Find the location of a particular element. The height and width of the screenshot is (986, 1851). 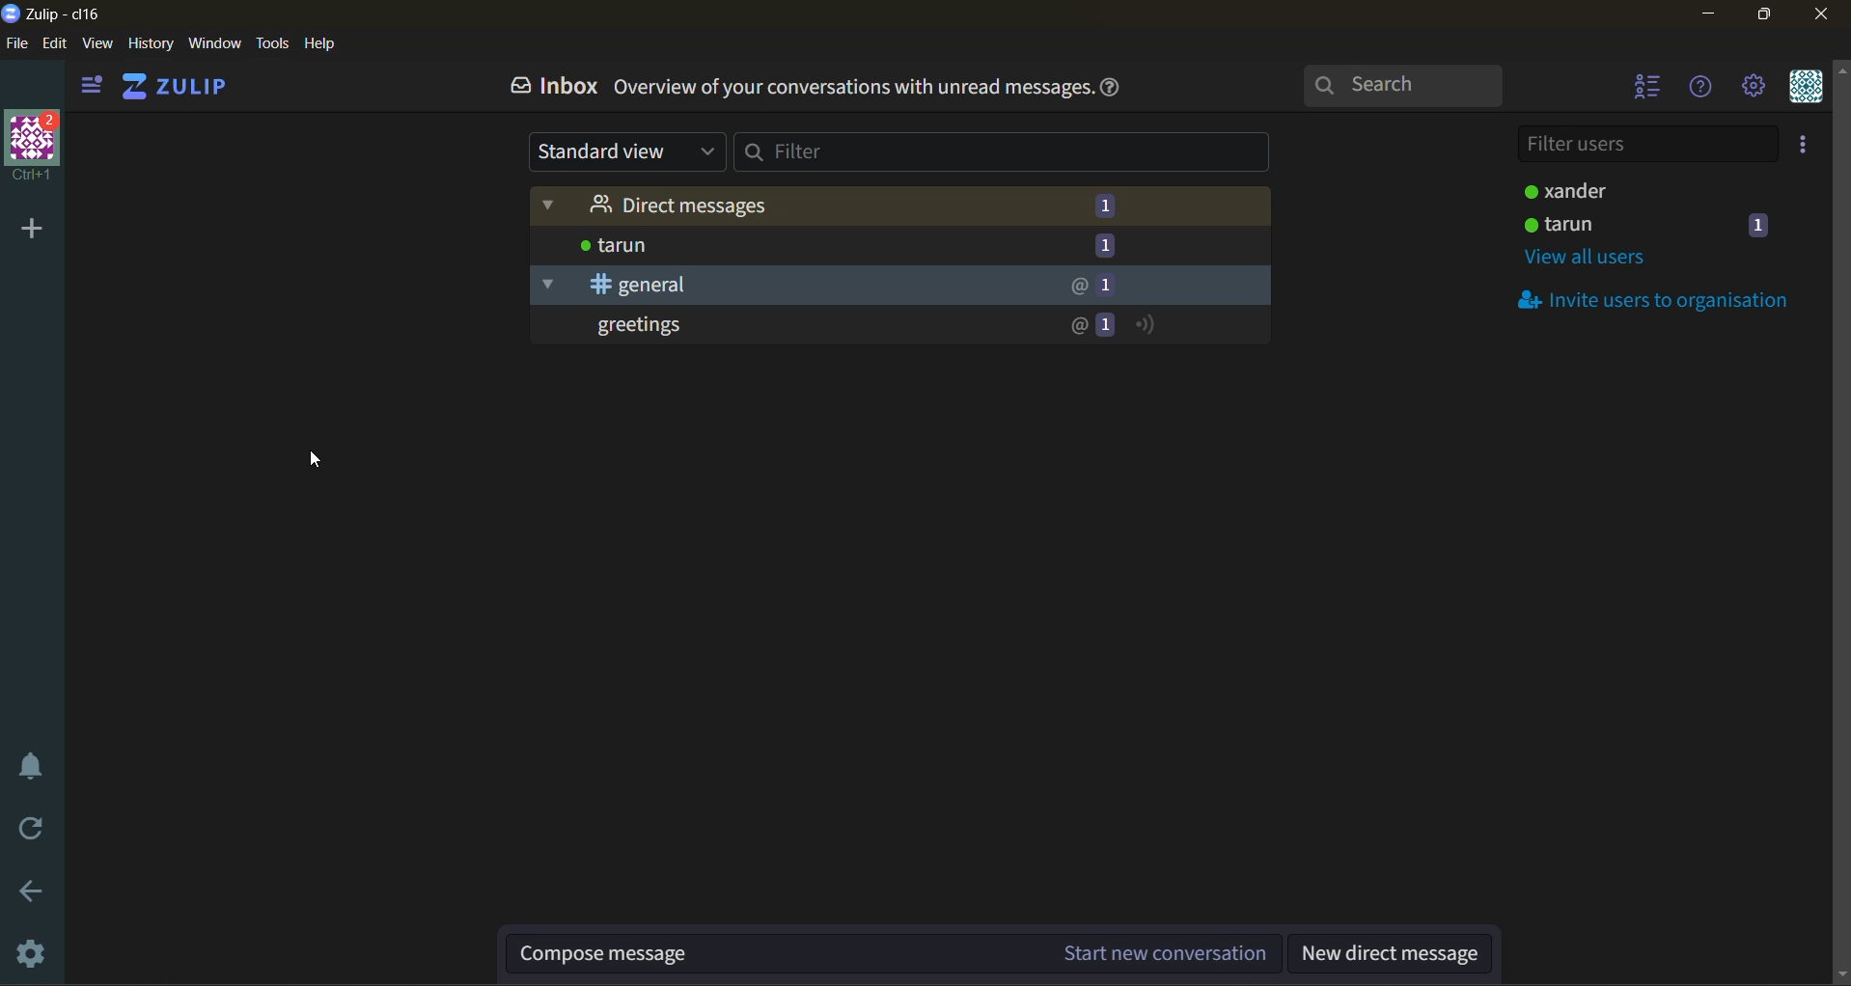

greetings is located at coordinates (901, 327).